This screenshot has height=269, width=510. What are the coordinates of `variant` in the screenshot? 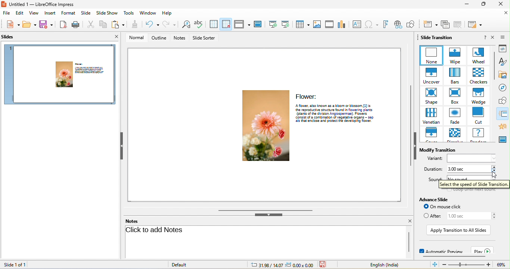 It's located at (473, 158).